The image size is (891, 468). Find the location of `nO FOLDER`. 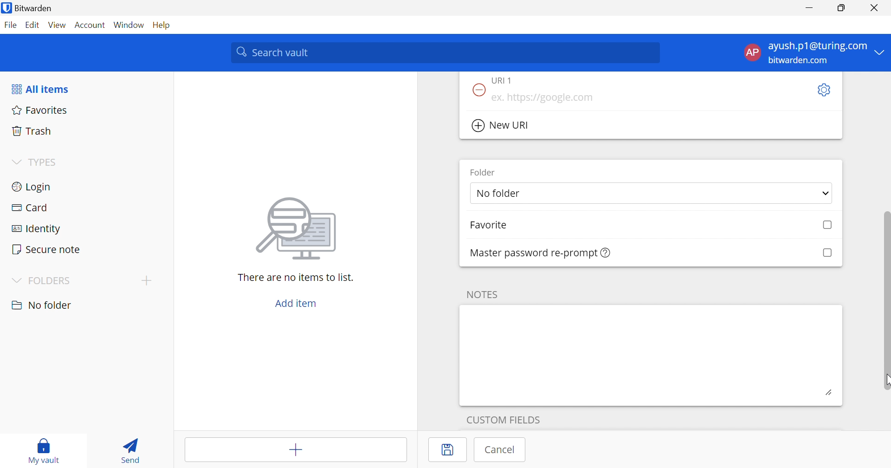

nO FOLDER is located at coordinates (41, 305).